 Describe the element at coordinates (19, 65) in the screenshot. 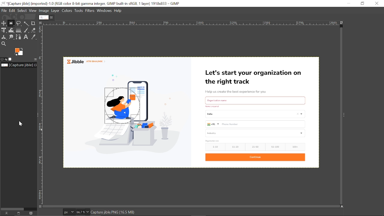

I see `Name of the current file` at that location.